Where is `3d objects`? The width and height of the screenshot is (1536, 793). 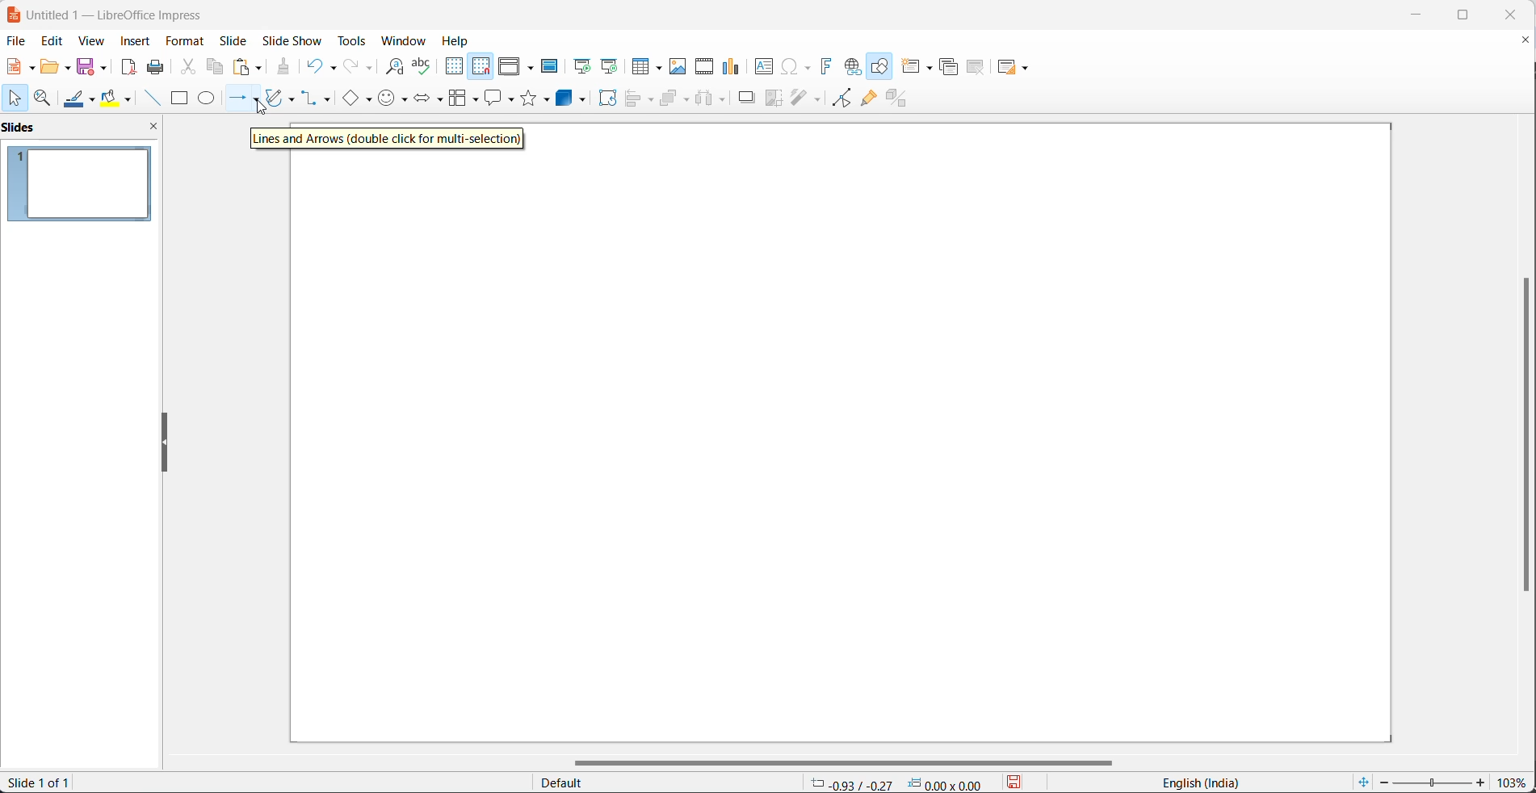 3d objects is located at coordinates (573, 99).